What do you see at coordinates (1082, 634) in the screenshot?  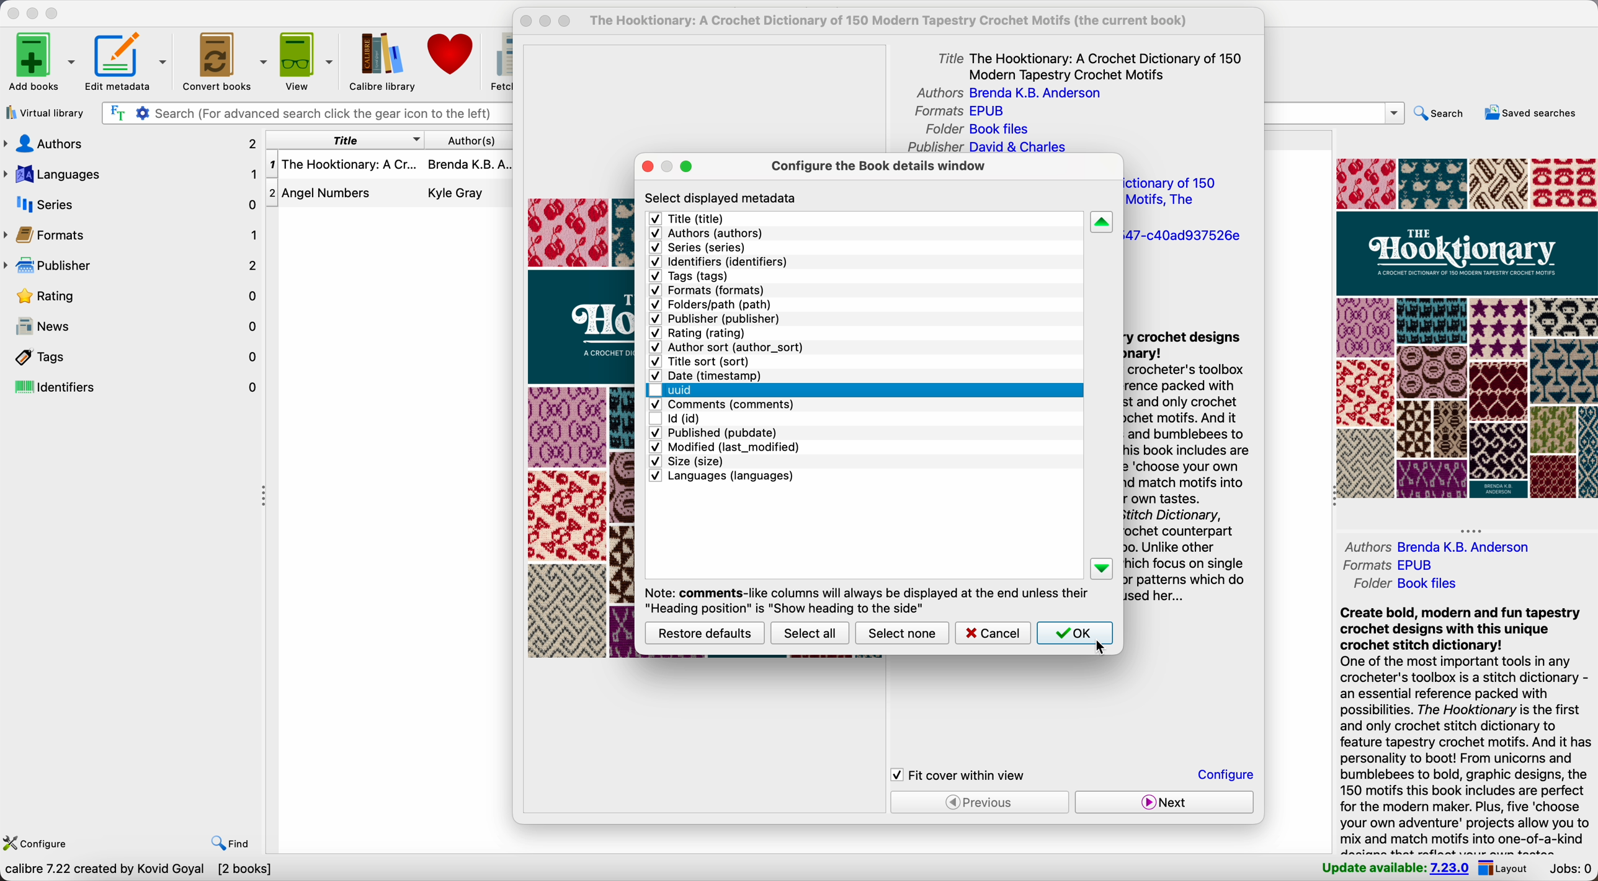 I see `click on OK button` at bounding box center [1082, 634].